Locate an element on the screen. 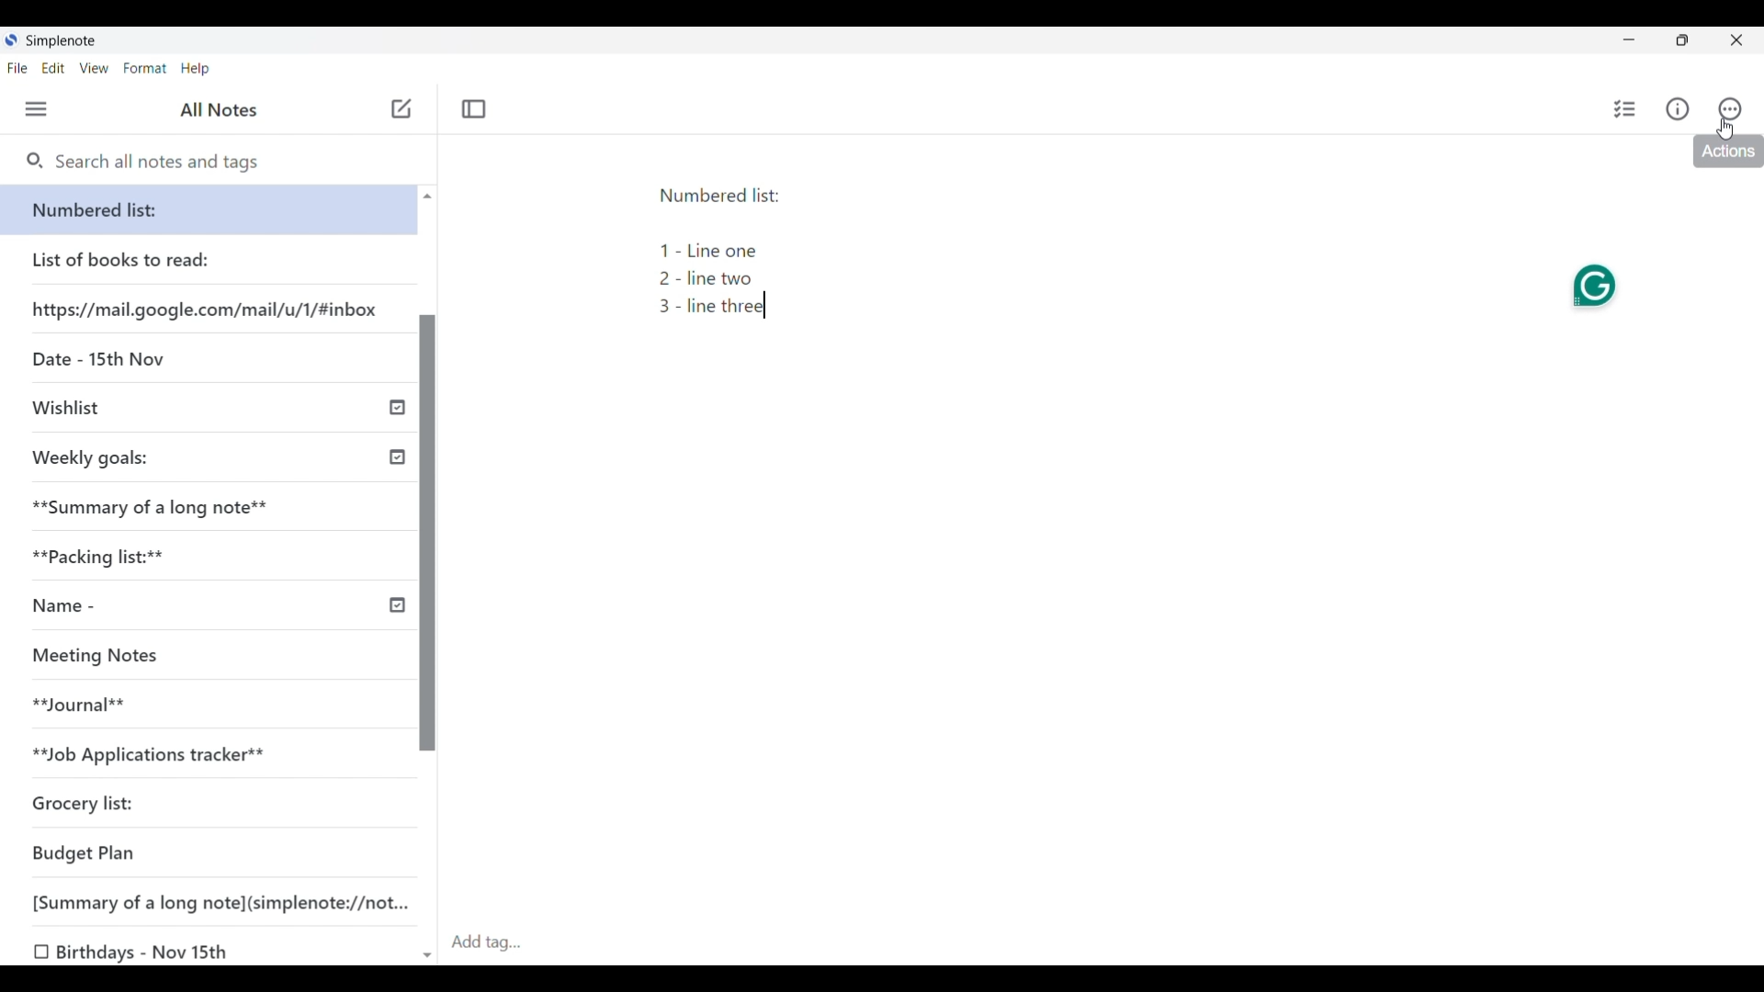 Image resolution: width=1764 pixels, height=992 pixels. Cursor clicking on Actions is located at coordinates (1724, 130).